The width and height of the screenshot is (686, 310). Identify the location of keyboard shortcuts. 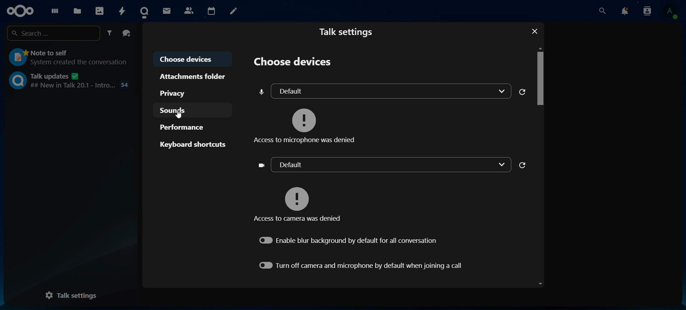
(193, 144).